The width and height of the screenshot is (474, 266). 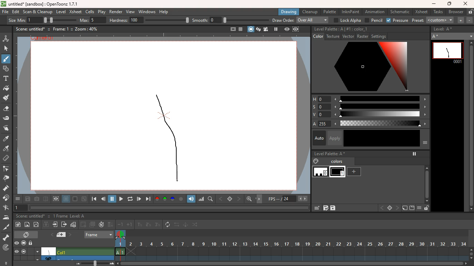 I want to click on pump, so click(x=8, y=188).